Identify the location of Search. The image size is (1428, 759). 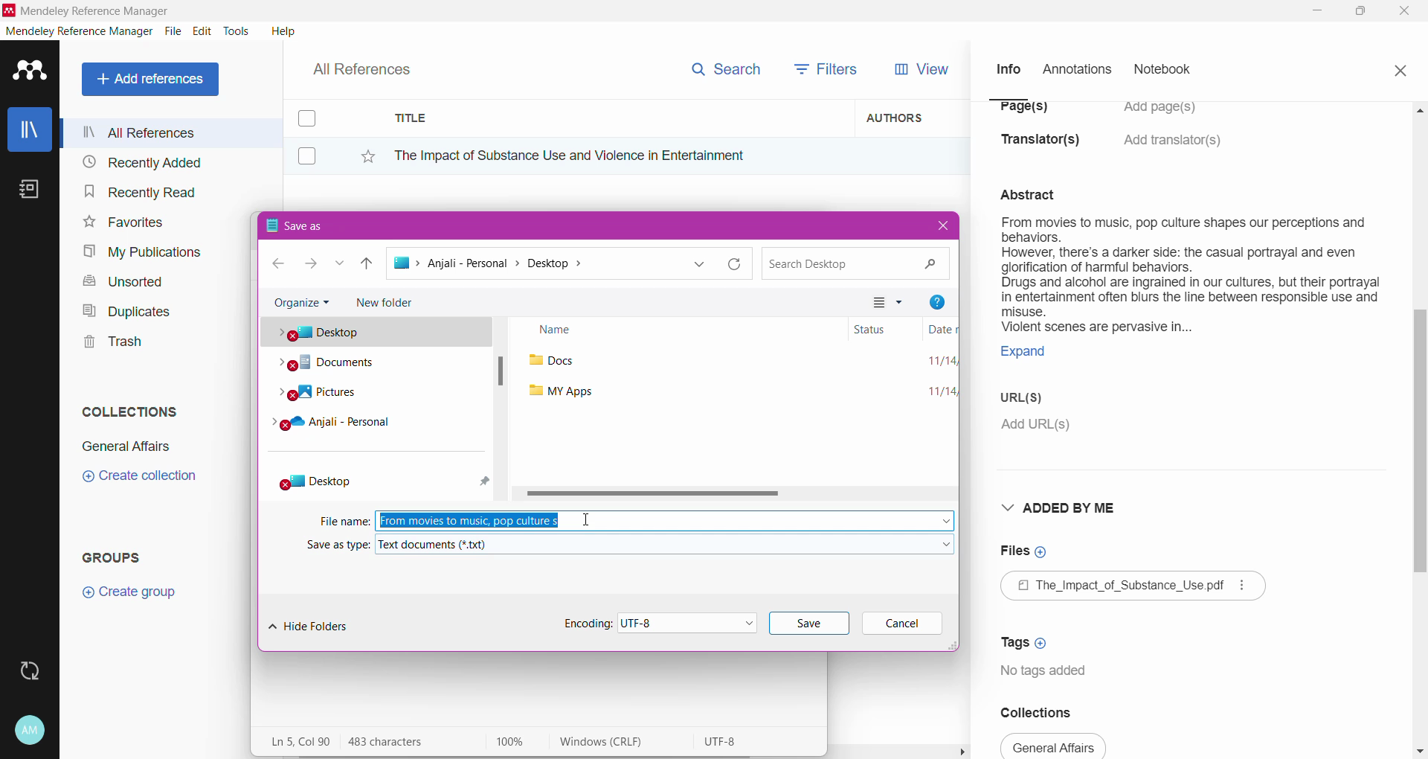
(725, 66).